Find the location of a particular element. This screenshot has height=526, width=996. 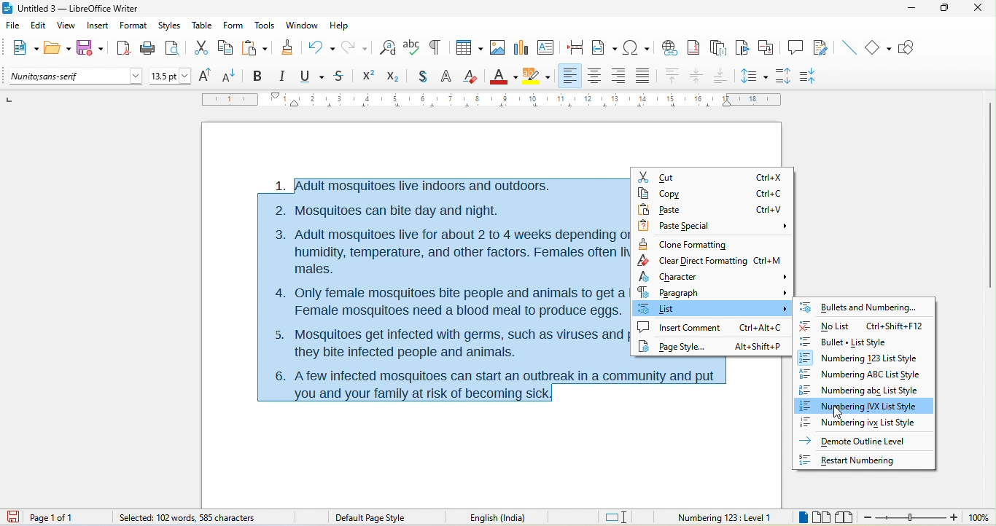

cross reference is located at coordinates (769, 47).